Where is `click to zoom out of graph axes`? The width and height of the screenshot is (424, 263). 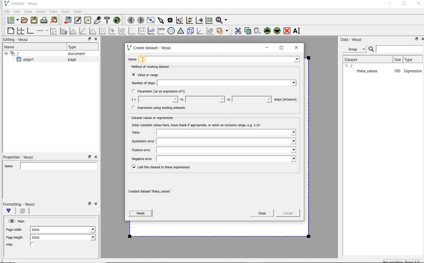
click to zoom out of graph axes is located at coordinates (190, 20).